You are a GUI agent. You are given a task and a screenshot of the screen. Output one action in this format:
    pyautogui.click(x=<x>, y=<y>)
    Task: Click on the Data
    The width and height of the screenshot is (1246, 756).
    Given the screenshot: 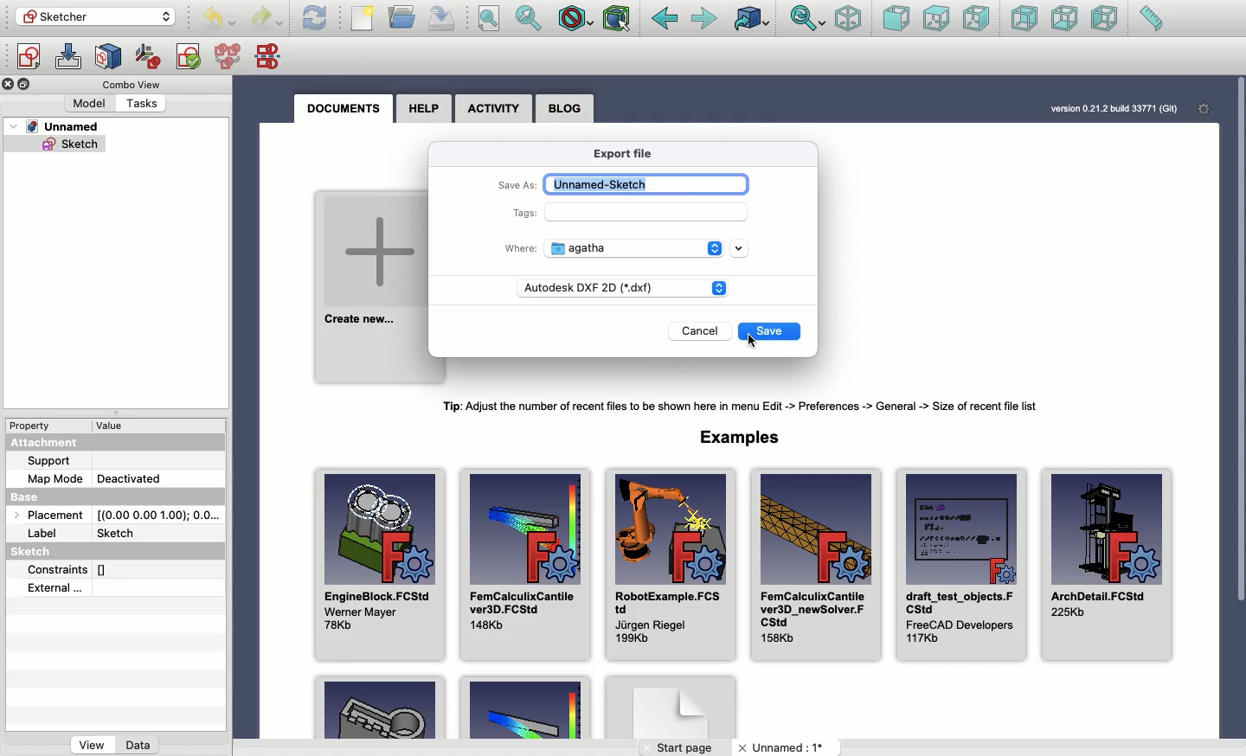 What is the action you would take?
    pyautogui.click(x=138, y=743)
    